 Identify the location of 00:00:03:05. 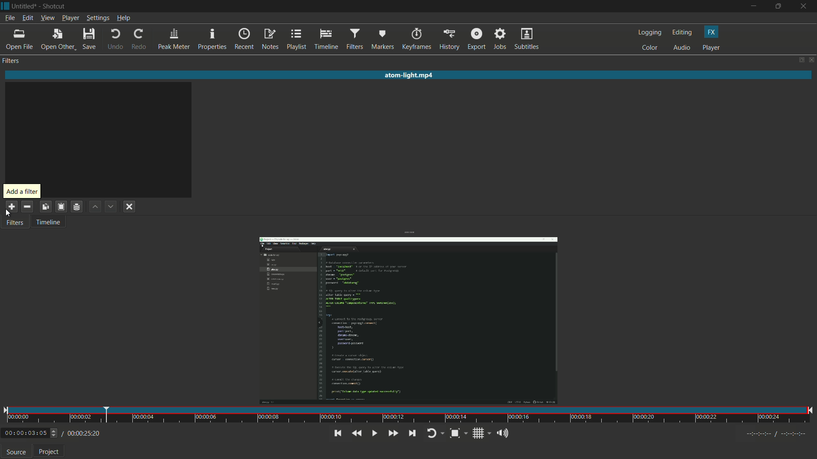
(30, 432).